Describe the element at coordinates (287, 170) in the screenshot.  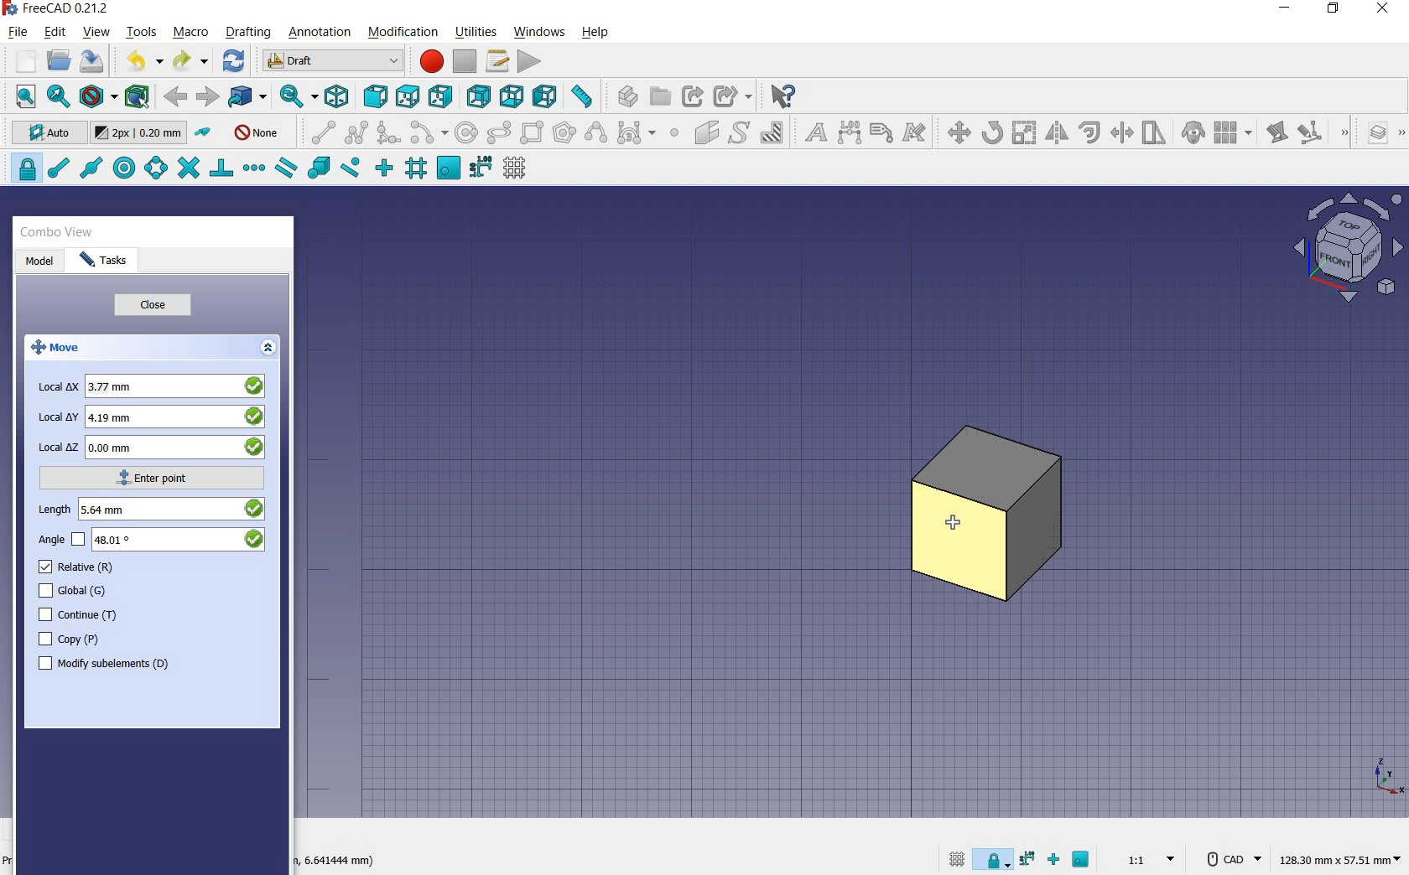
I see `snap parallel` at that location.